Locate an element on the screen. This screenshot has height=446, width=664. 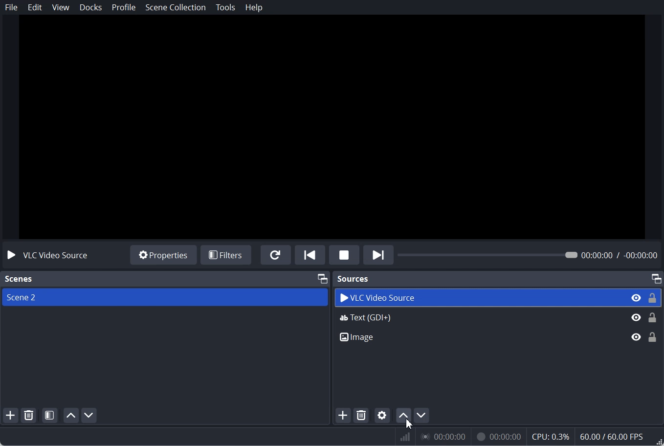
Maximize is located at coordinates (322, 278).